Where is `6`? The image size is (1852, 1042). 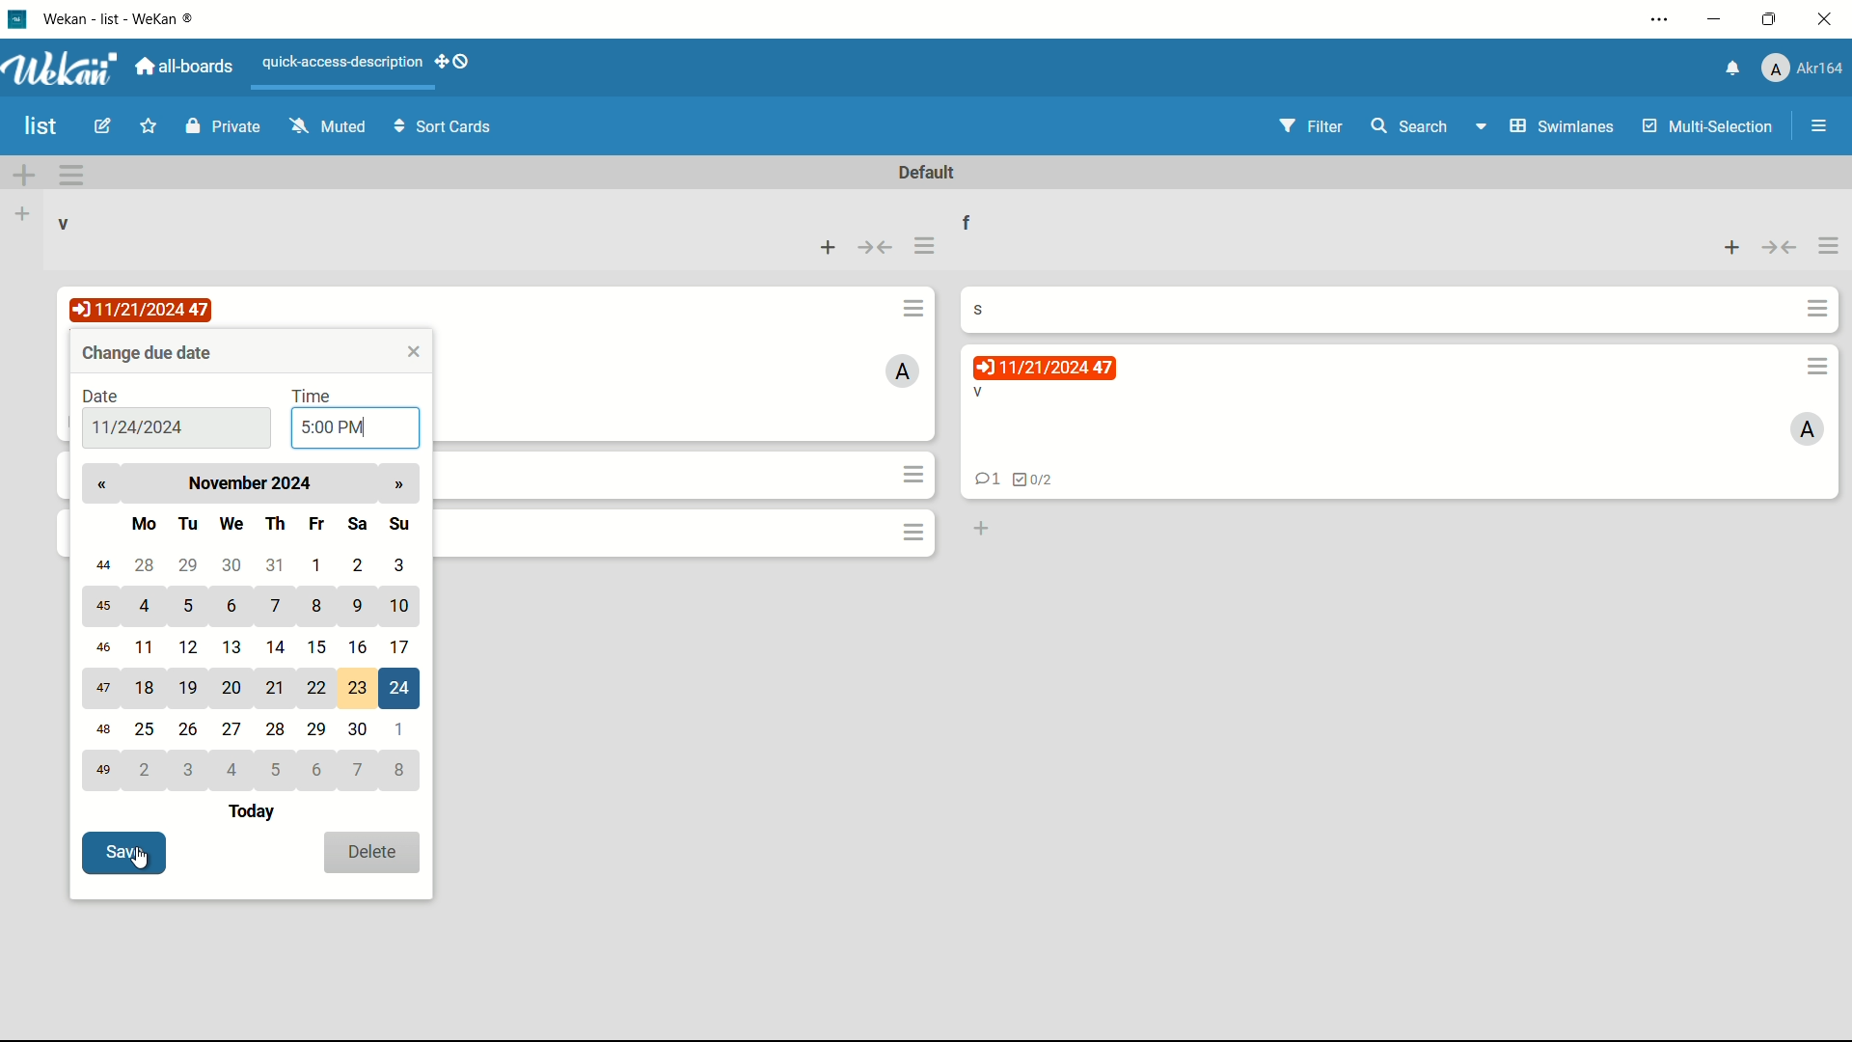
6 is located at coordinates (315, 770).